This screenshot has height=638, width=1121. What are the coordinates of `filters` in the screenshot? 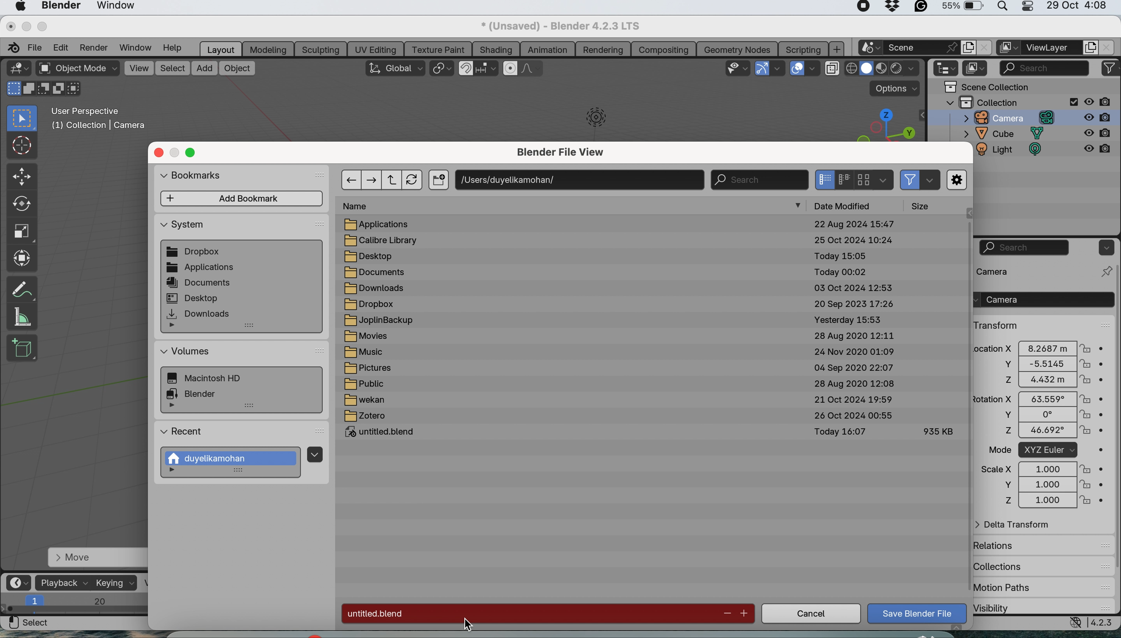 It's located at (1110, 68).